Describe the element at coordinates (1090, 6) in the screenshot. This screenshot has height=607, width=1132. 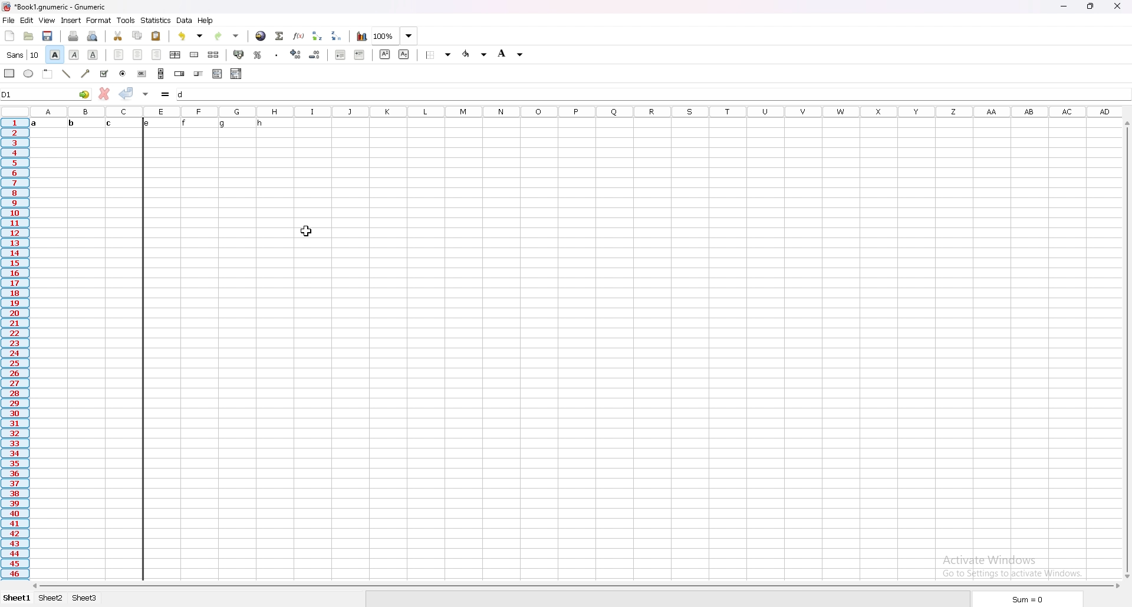
I see `resize` at that location.